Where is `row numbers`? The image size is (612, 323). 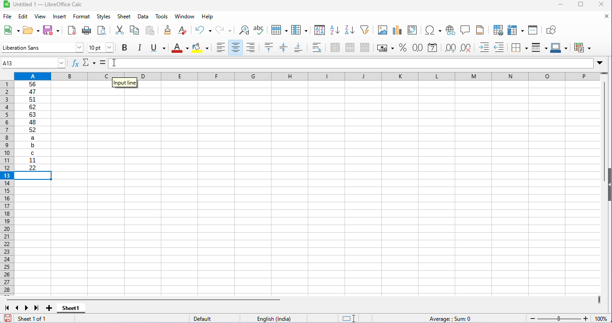 row numbers is located at coordinates (8, 188).